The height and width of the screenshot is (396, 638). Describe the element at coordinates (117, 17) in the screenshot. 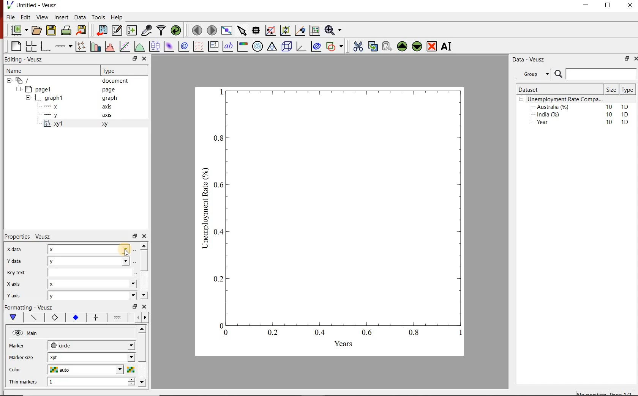

I see `Help` at that location.